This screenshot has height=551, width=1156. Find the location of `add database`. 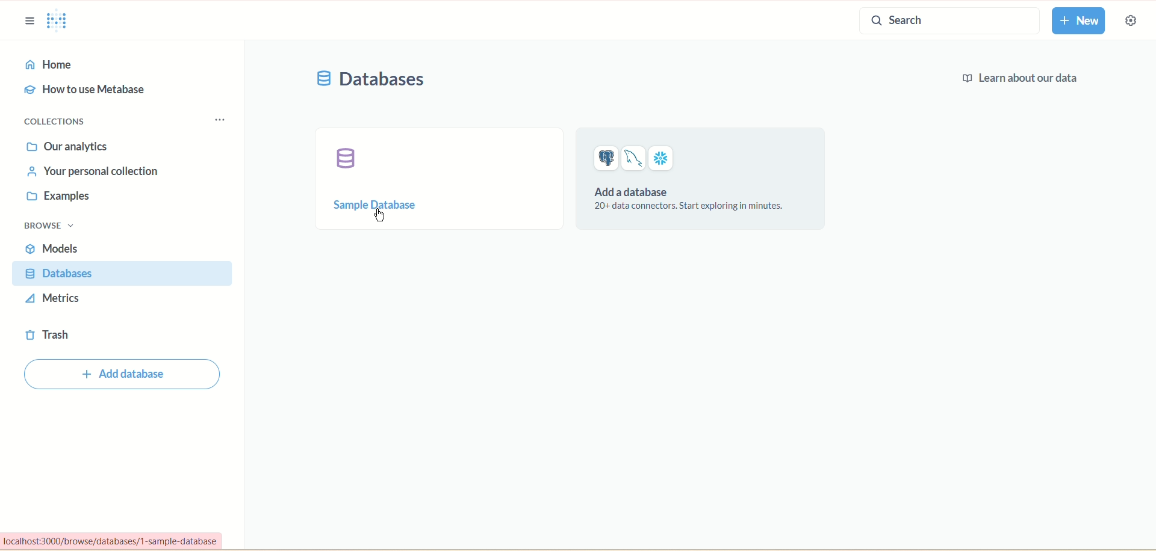

add database is located at coordinates (125, 375).